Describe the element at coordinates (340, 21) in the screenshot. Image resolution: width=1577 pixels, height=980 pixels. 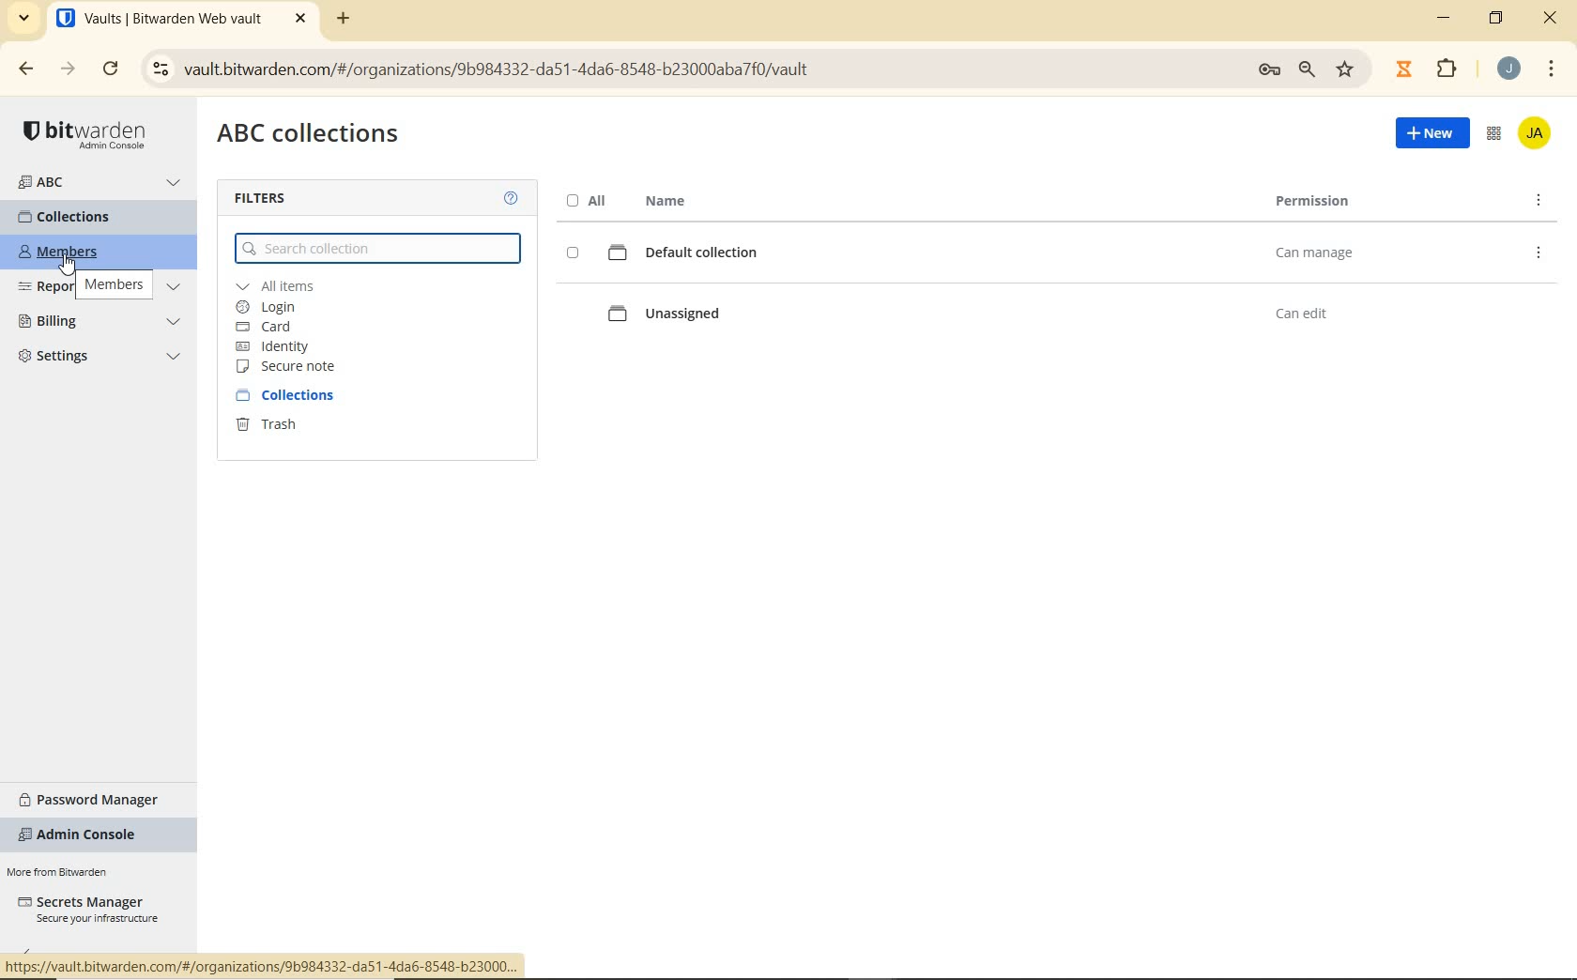
I see `ADD TAB` at that location.